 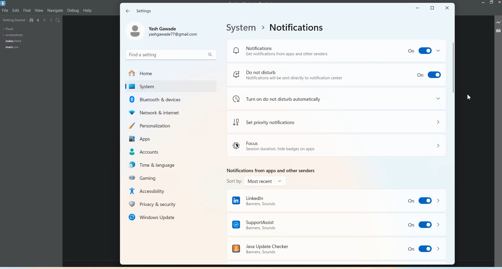 What do you see at coordinates (32, 20) in the screenshot?
I see `View in file tree` at bounding box center [32, 20].